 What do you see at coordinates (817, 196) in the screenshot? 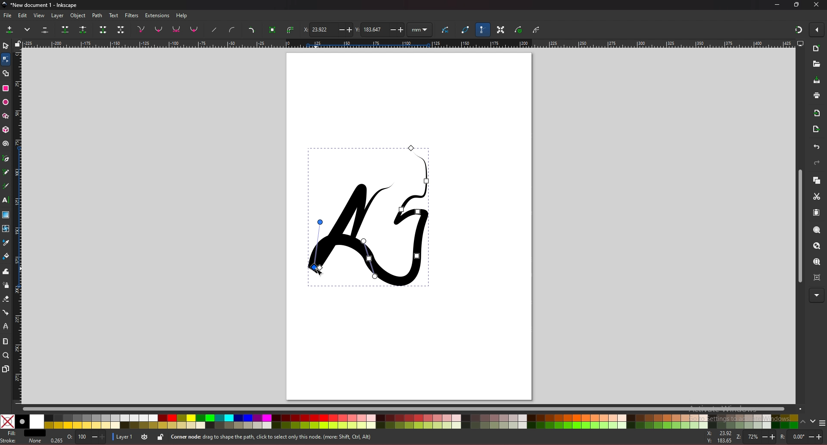
I see `cut` at bounding box center [817, 196].